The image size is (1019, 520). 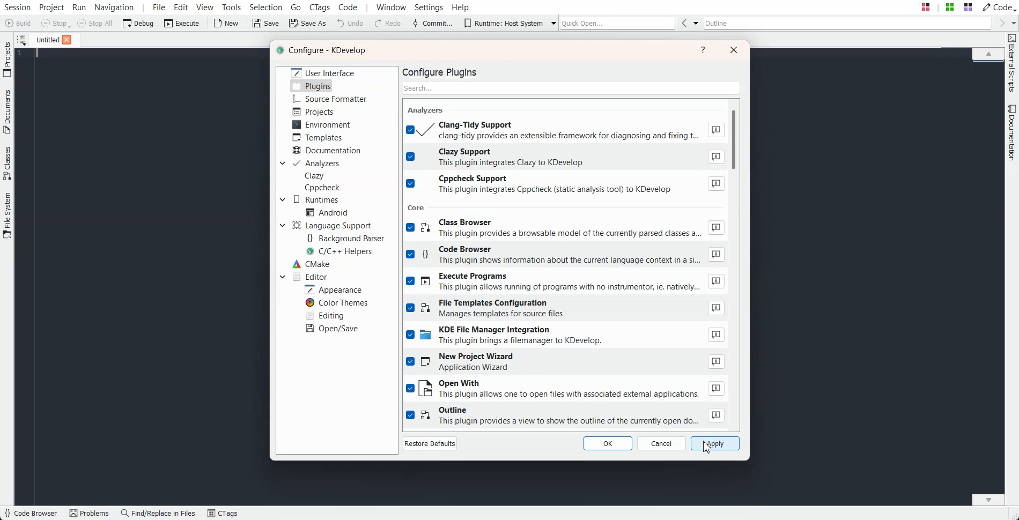 I want to click on Drop down box, so click(x=551, y=23).